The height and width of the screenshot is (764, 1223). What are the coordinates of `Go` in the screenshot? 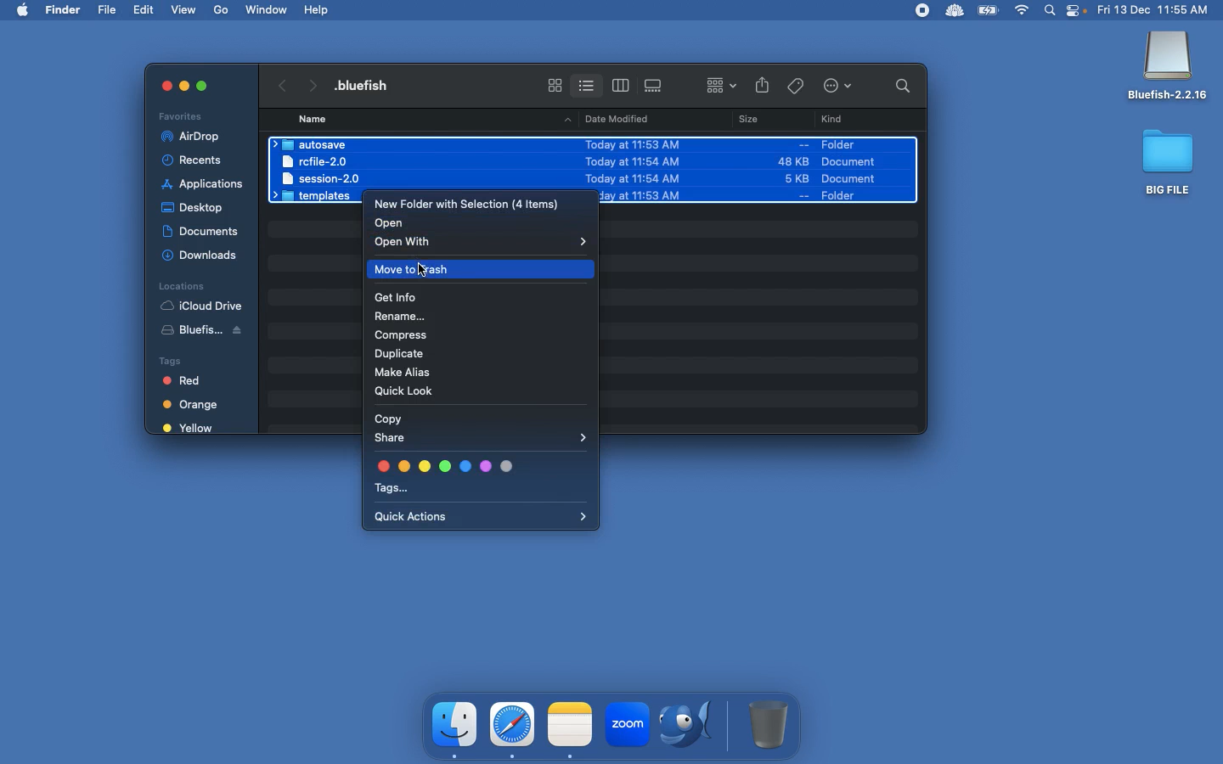 It's located at (223, 10).